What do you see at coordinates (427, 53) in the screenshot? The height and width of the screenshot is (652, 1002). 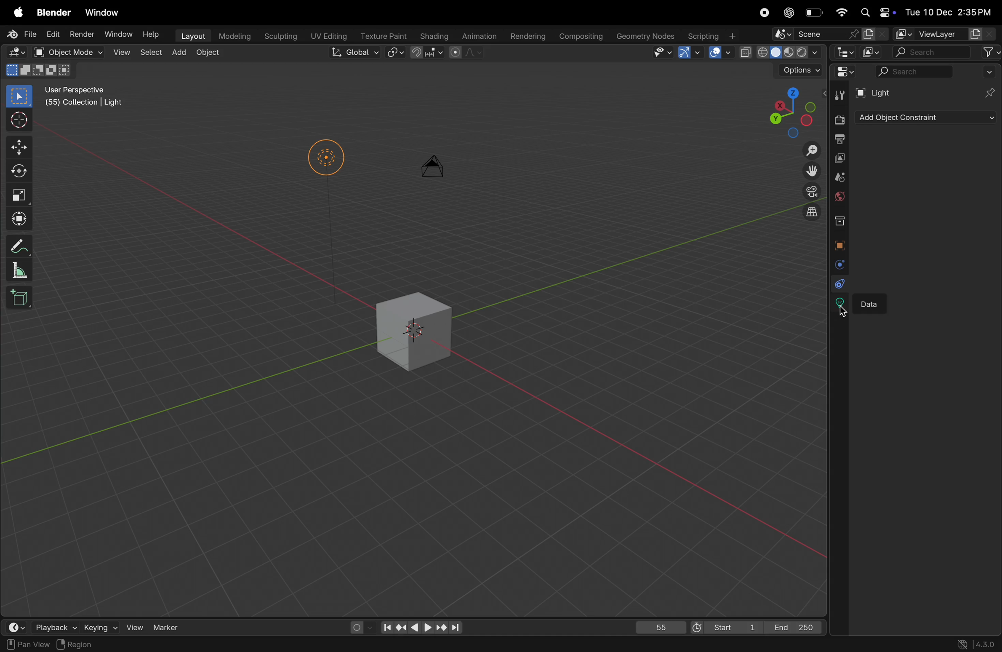 I see `snapping` at bounding box center [427, 53].